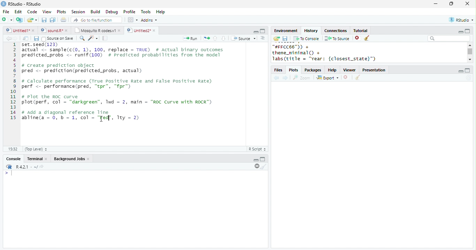 The width and height of the screenshot is (476, 250). What do you see at coordinates (285, 31) in the screenshot?
I see `Environment` at bounding box center [285, 31].